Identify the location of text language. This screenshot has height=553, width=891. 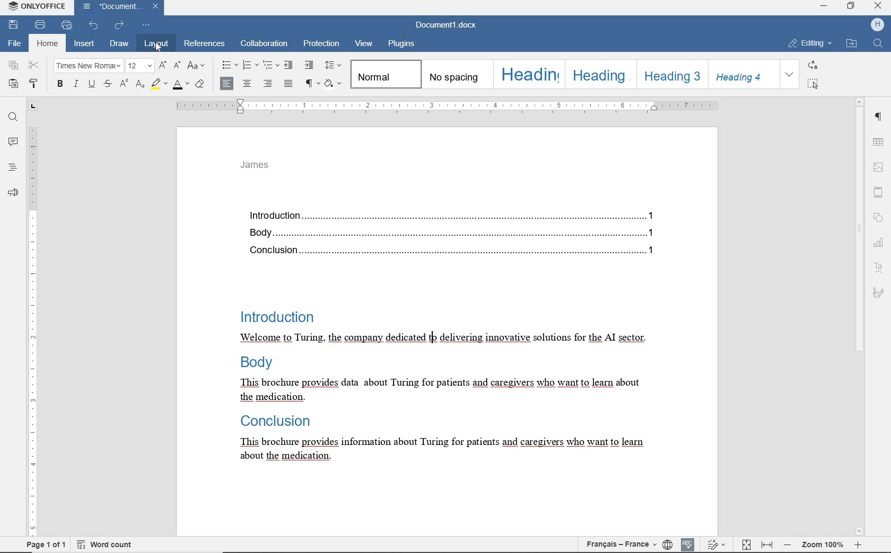
(618, 543).